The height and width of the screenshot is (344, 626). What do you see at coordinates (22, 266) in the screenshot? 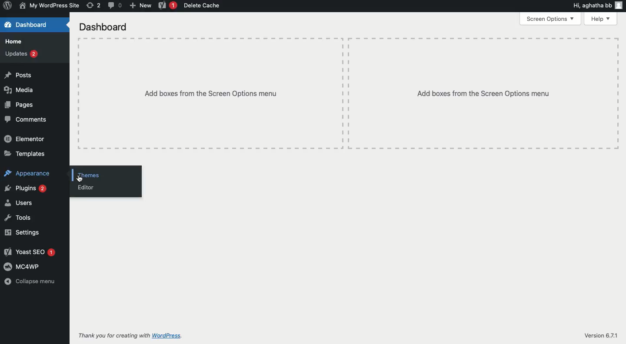
I see `MC4WP` at bounding box center [22, 266].